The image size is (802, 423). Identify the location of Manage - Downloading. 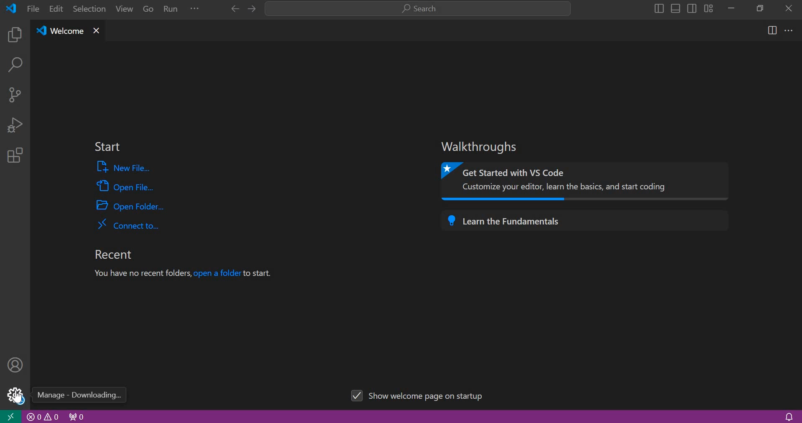
(79, 395).